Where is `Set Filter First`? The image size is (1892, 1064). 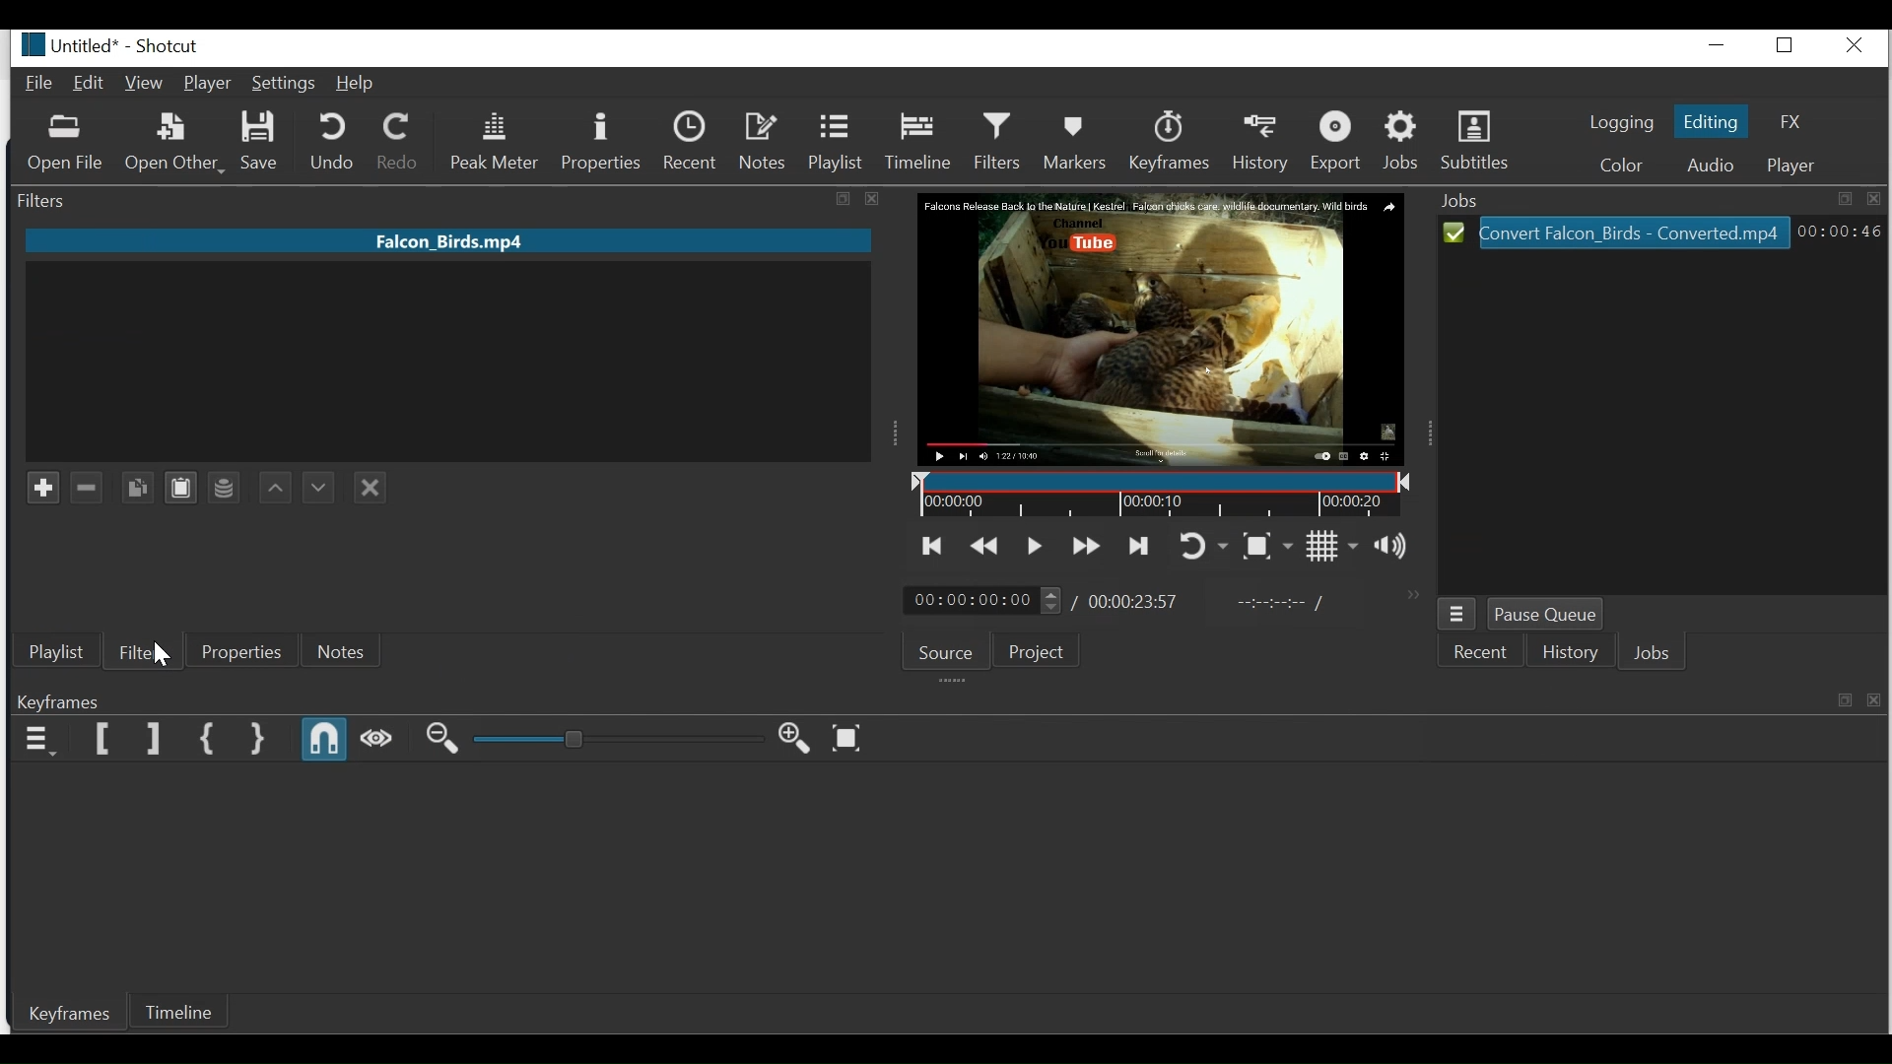
Set Filter First is located at coordinates (103, 740).